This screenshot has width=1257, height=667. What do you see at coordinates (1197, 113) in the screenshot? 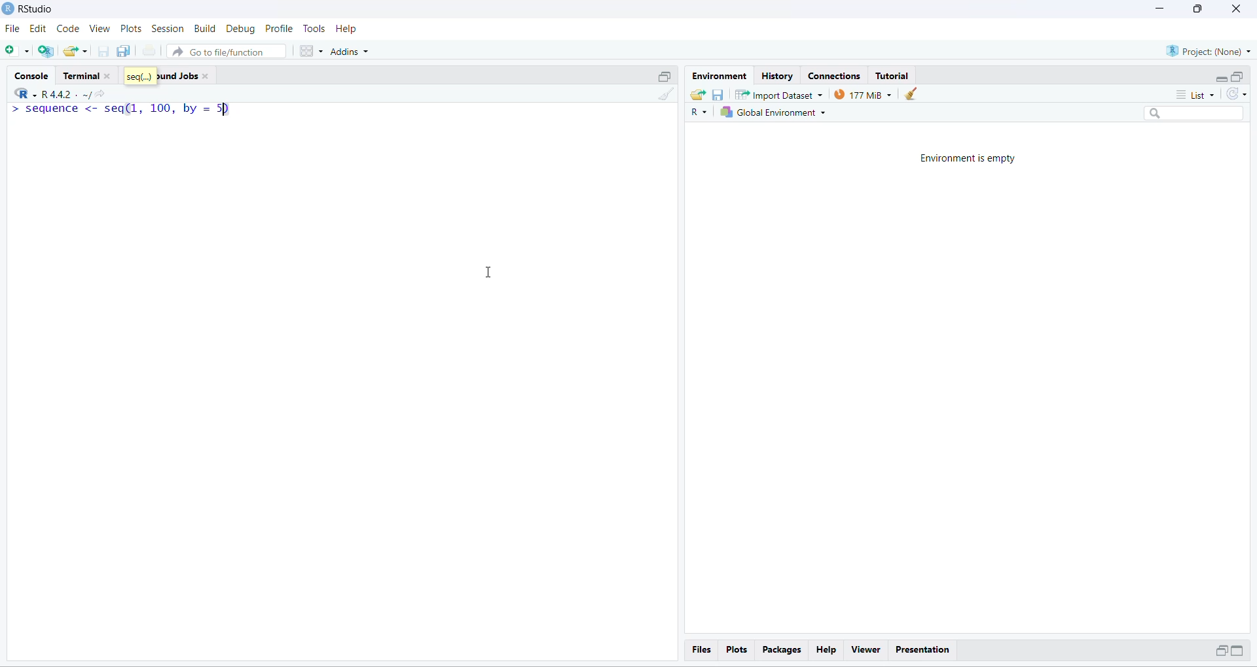
I see `search box` at bounding box center [1197, 113].